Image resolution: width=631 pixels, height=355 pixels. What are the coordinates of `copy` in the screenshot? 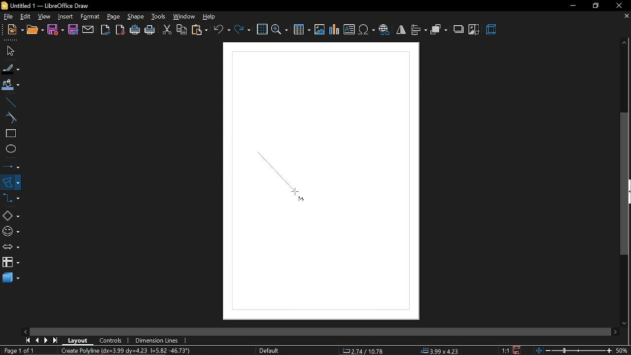 It's located at (180, 30).